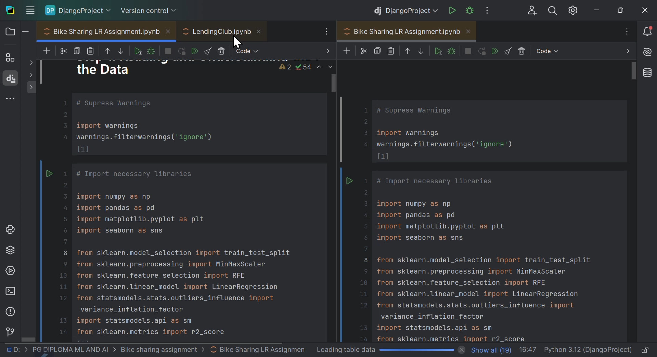  What do you see at coordinates (13, 226) in the screenshot?
I see `Python lab` at bounding box center [13, 226].